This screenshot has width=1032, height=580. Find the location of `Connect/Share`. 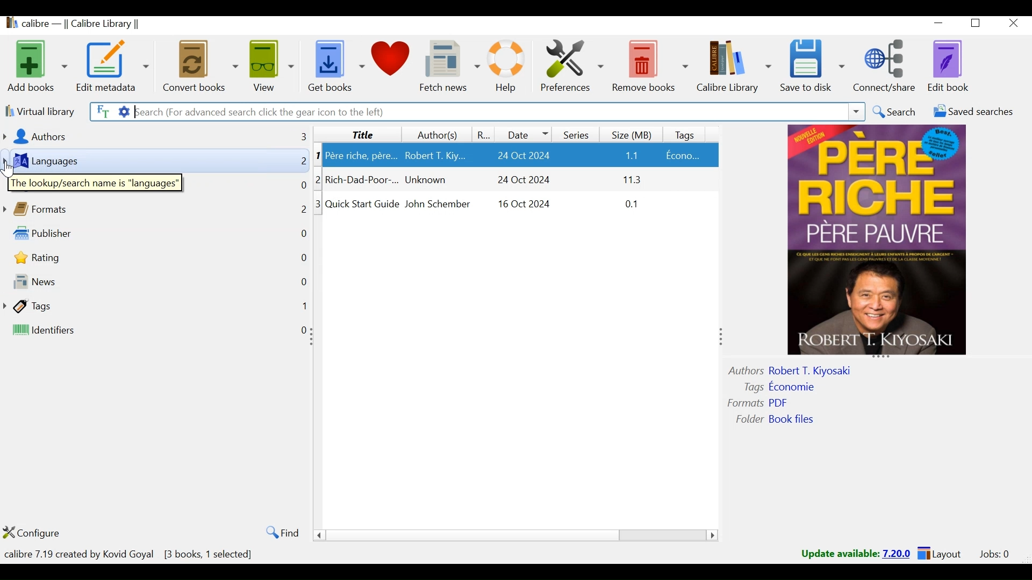

Connect/Share is located at coordinates (887, 65).